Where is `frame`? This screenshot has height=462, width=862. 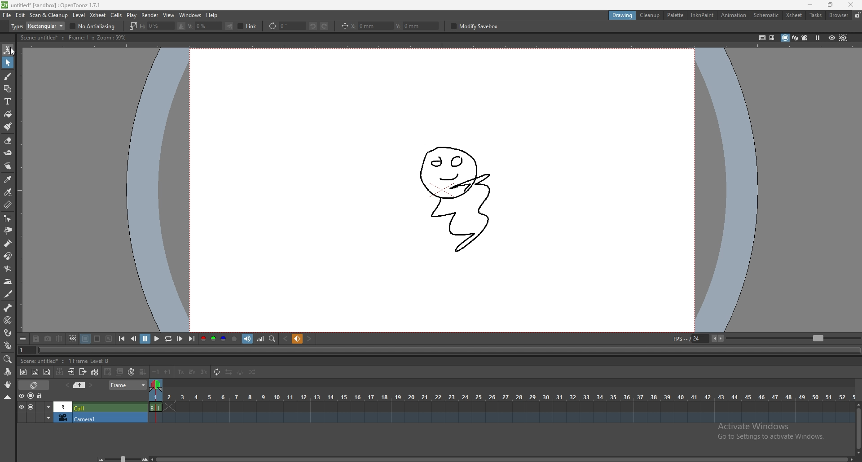
frame is located at coordinates (128, 385).